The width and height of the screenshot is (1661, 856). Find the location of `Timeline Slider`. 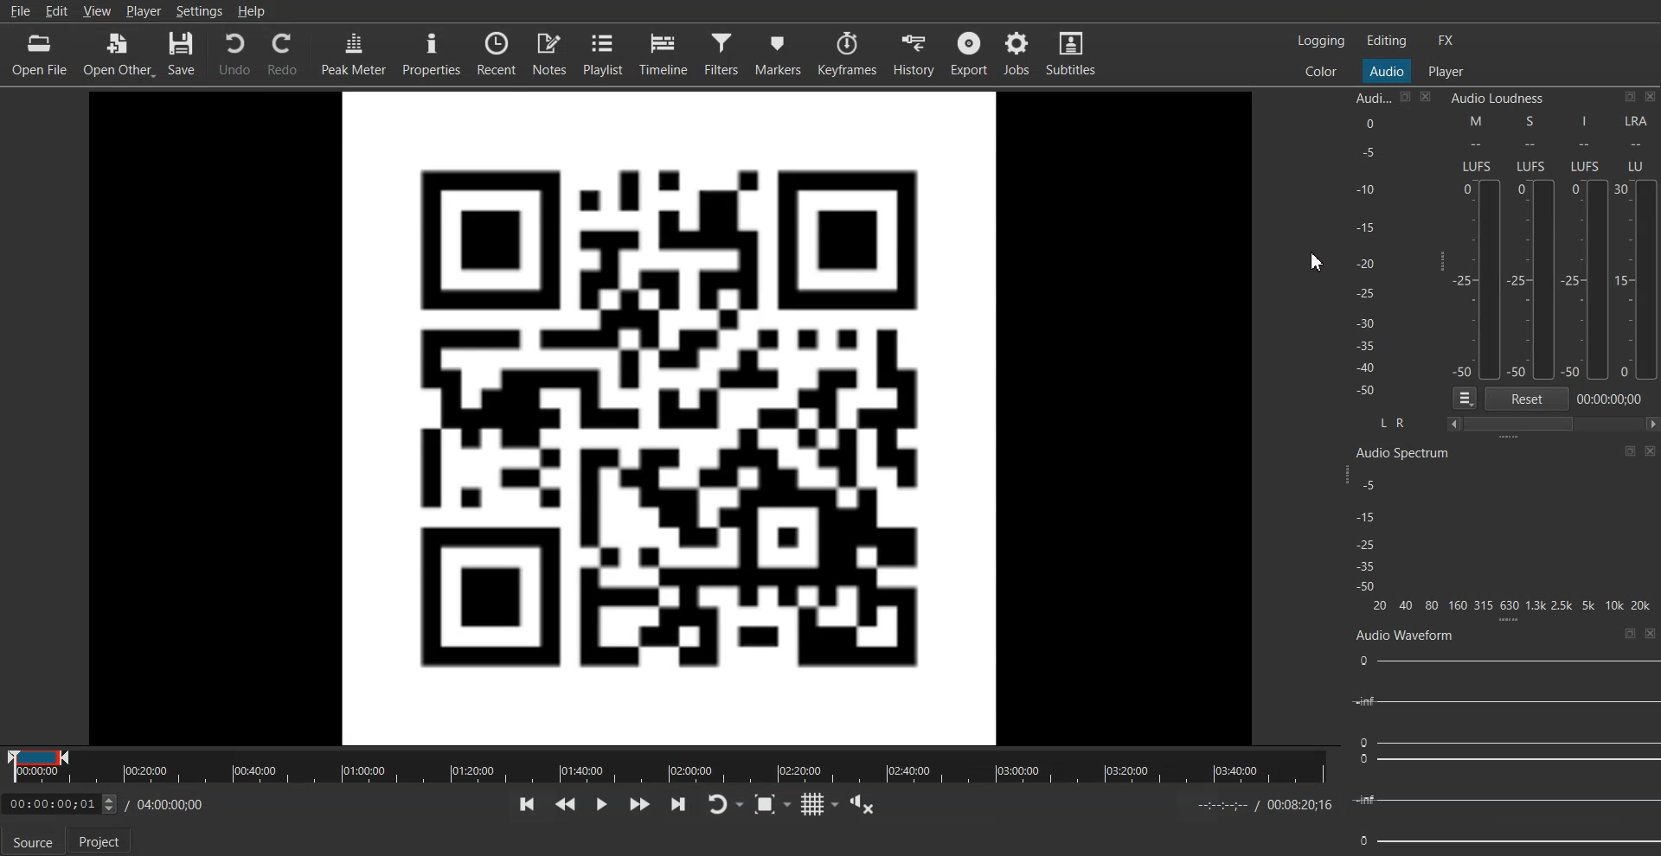

Timeline Slider is located at coordinates (669, 767).